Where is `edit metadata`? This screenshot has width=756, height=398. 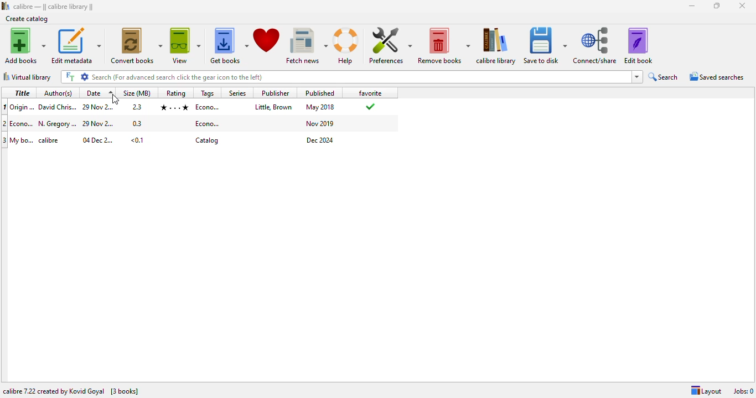
edit metadata is located at coordinates (77, 46).